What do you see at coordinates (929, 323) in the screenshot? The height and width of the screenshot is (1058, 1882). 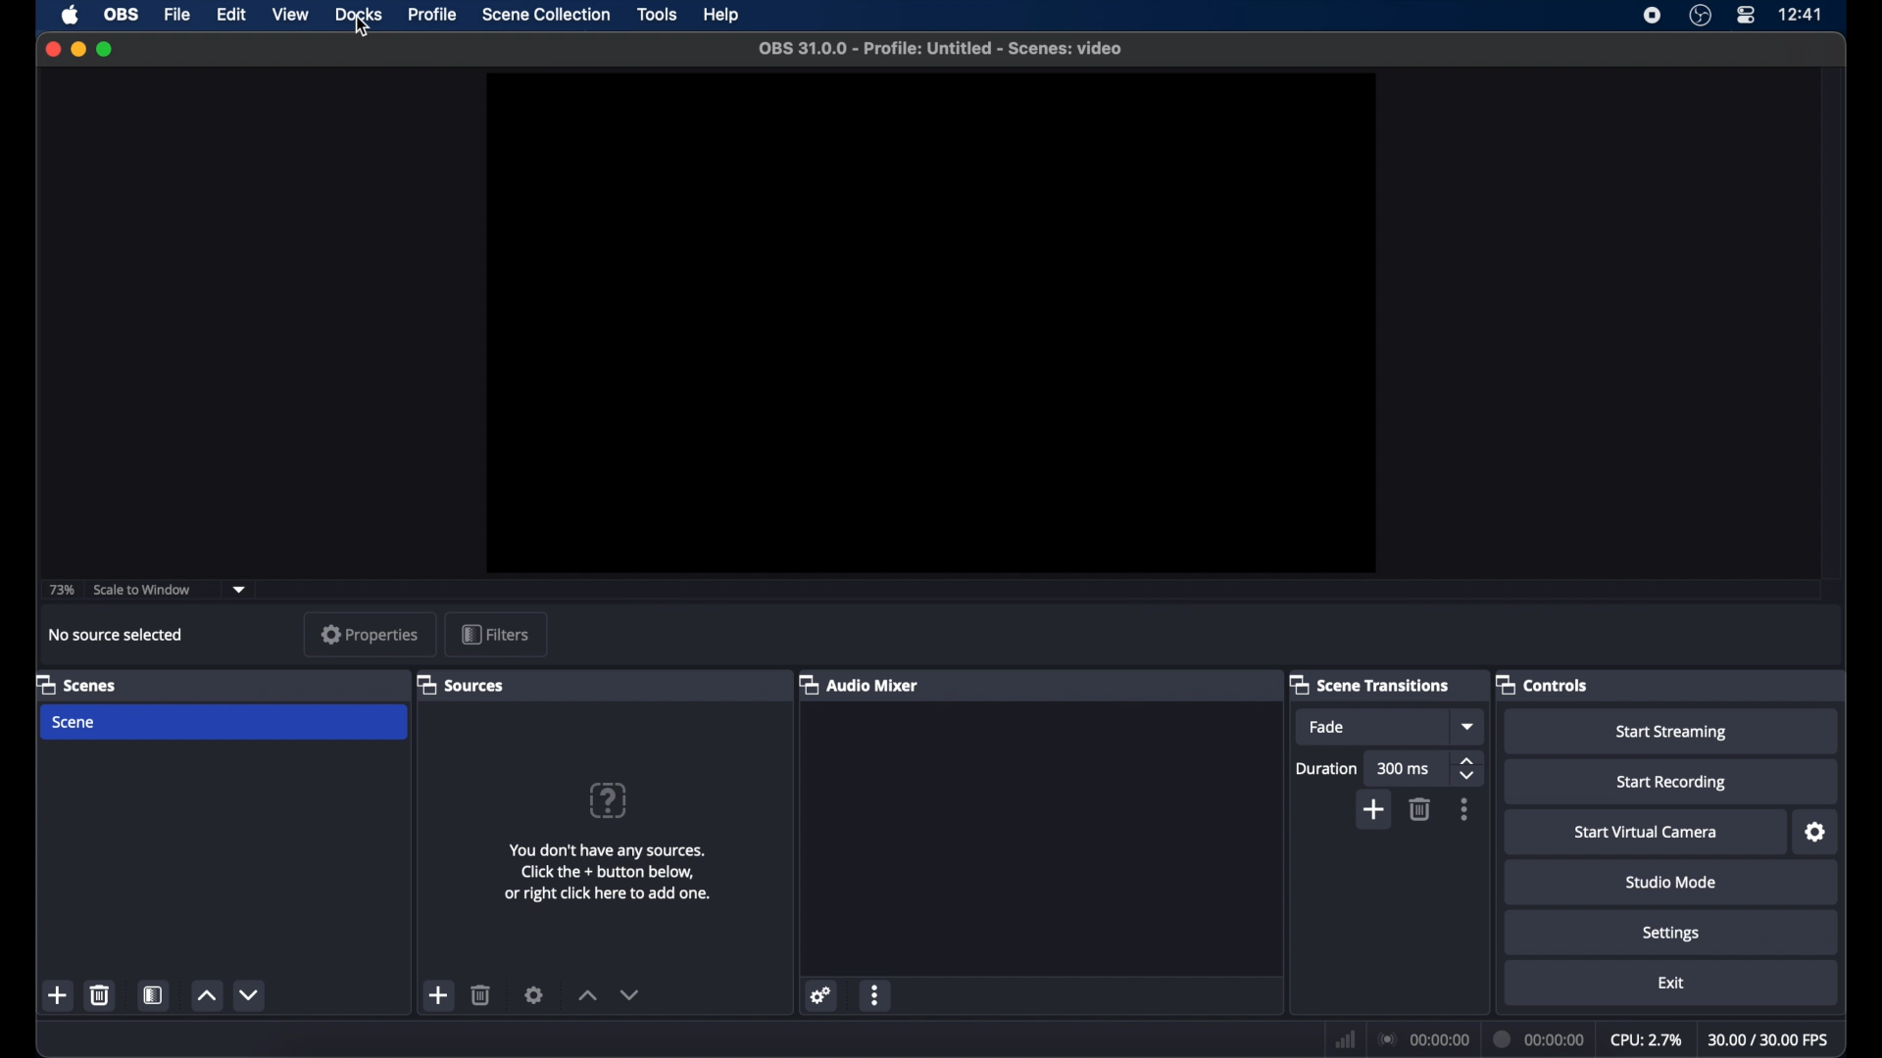 I see `preview` at bounding box center [929, 323].